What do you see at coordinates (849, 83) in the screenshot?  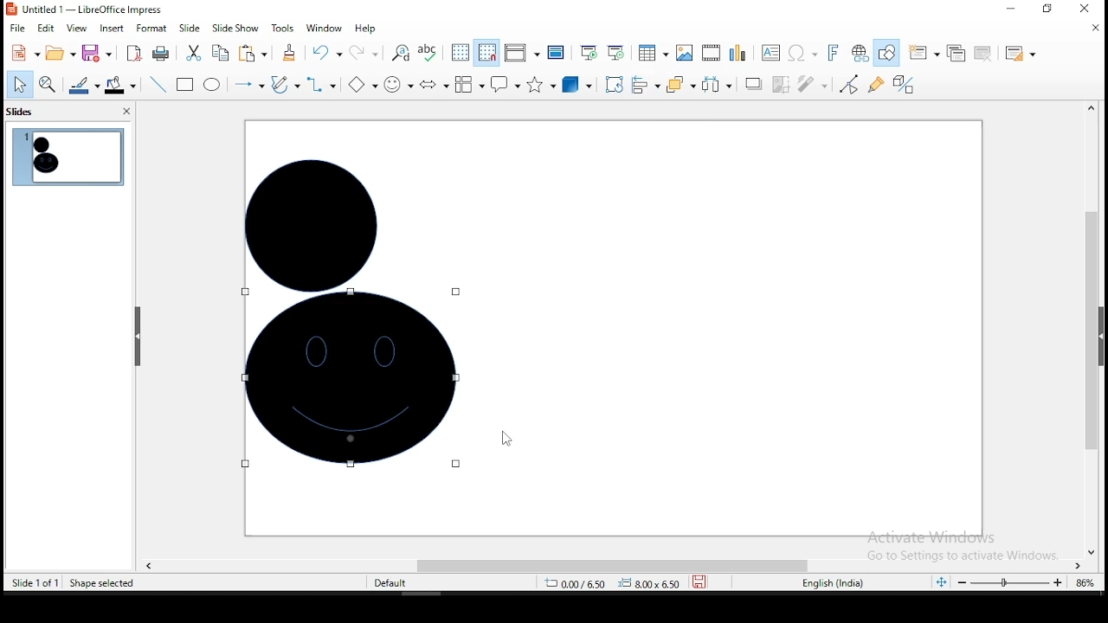 I see `toggle point edit mode` at bounding box center [849, 83].